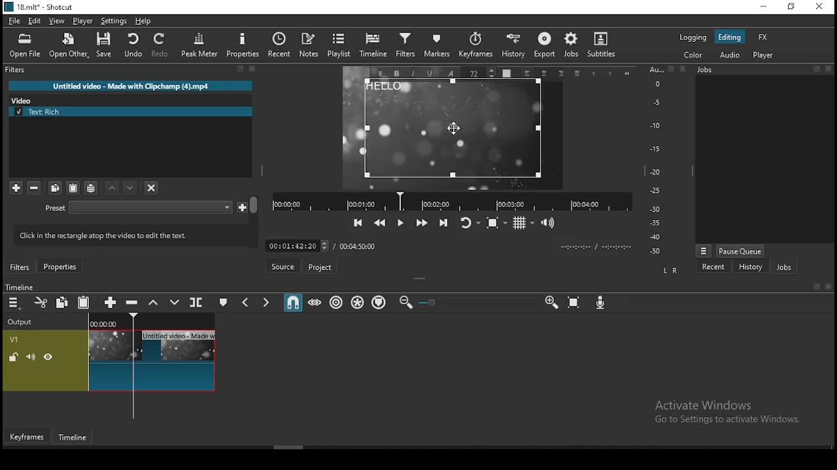 This screenshot has width=837, height=470. Describe the element at coordinates (522, 223) in the screenshot. I see `toggle grids display` at that location.